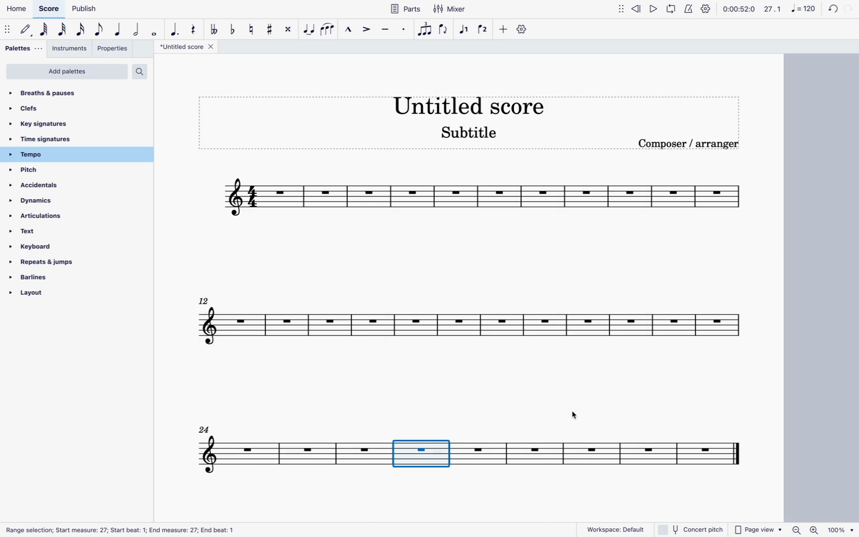 The height and width of the screenshot is (537, 859). I want to click on augmentative dot, so click(176, 30).